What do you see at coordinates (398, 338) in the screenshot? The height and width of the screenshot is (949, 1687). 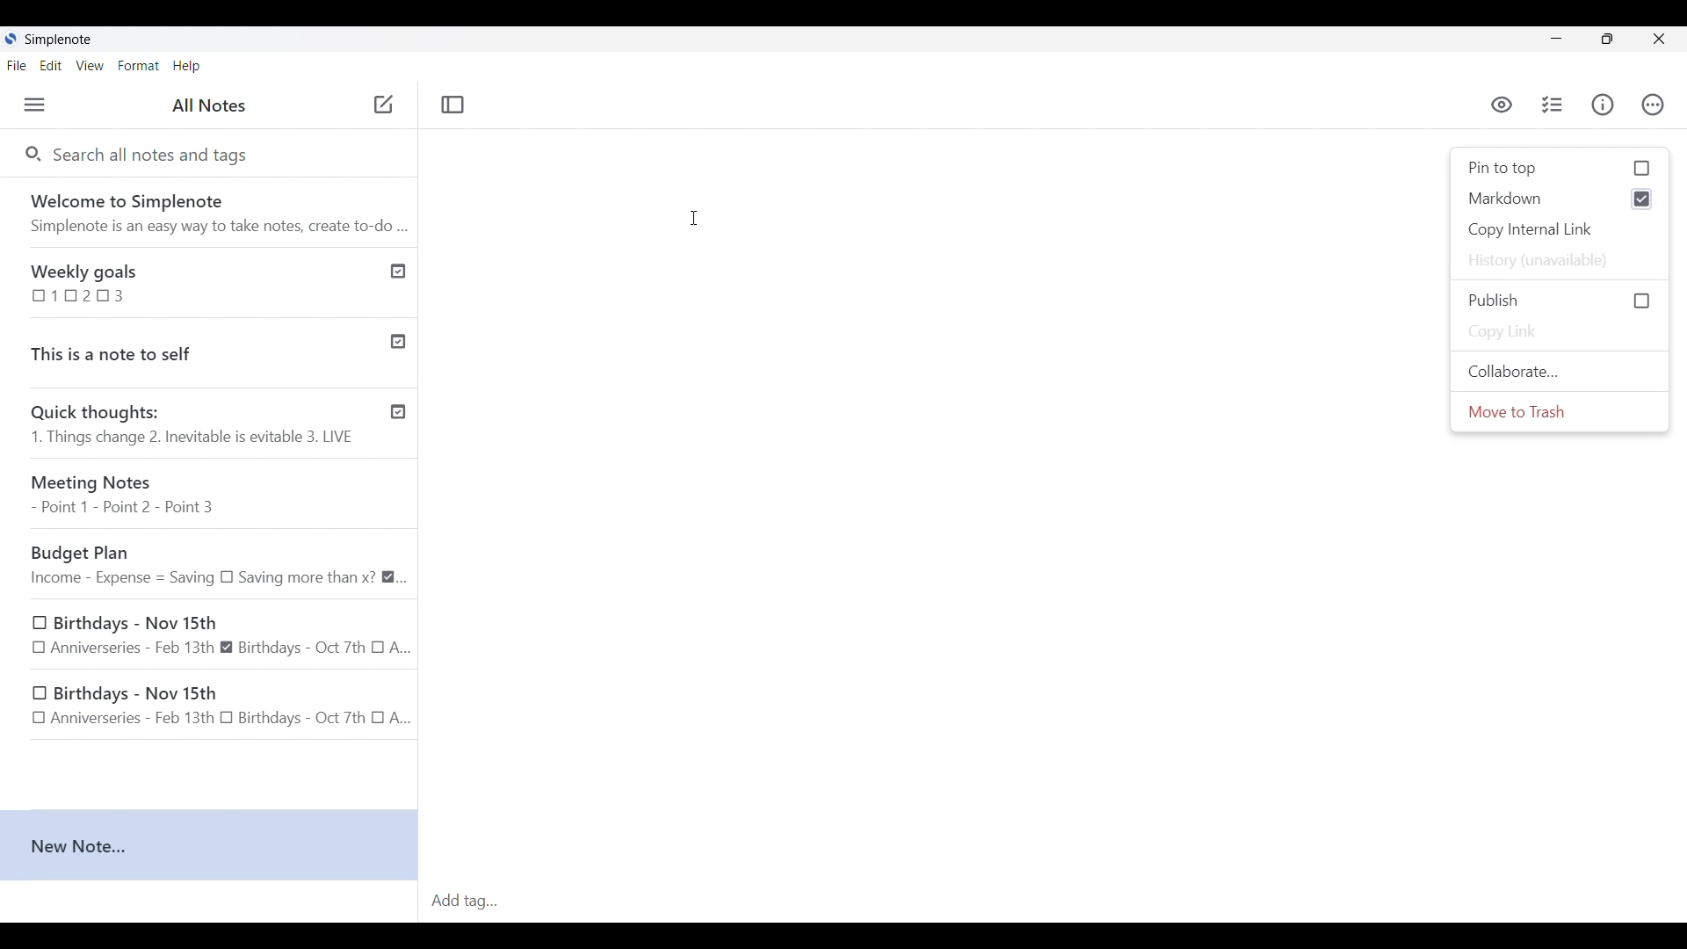 I see `Published notes check icon` at bounding box center [398, 338].